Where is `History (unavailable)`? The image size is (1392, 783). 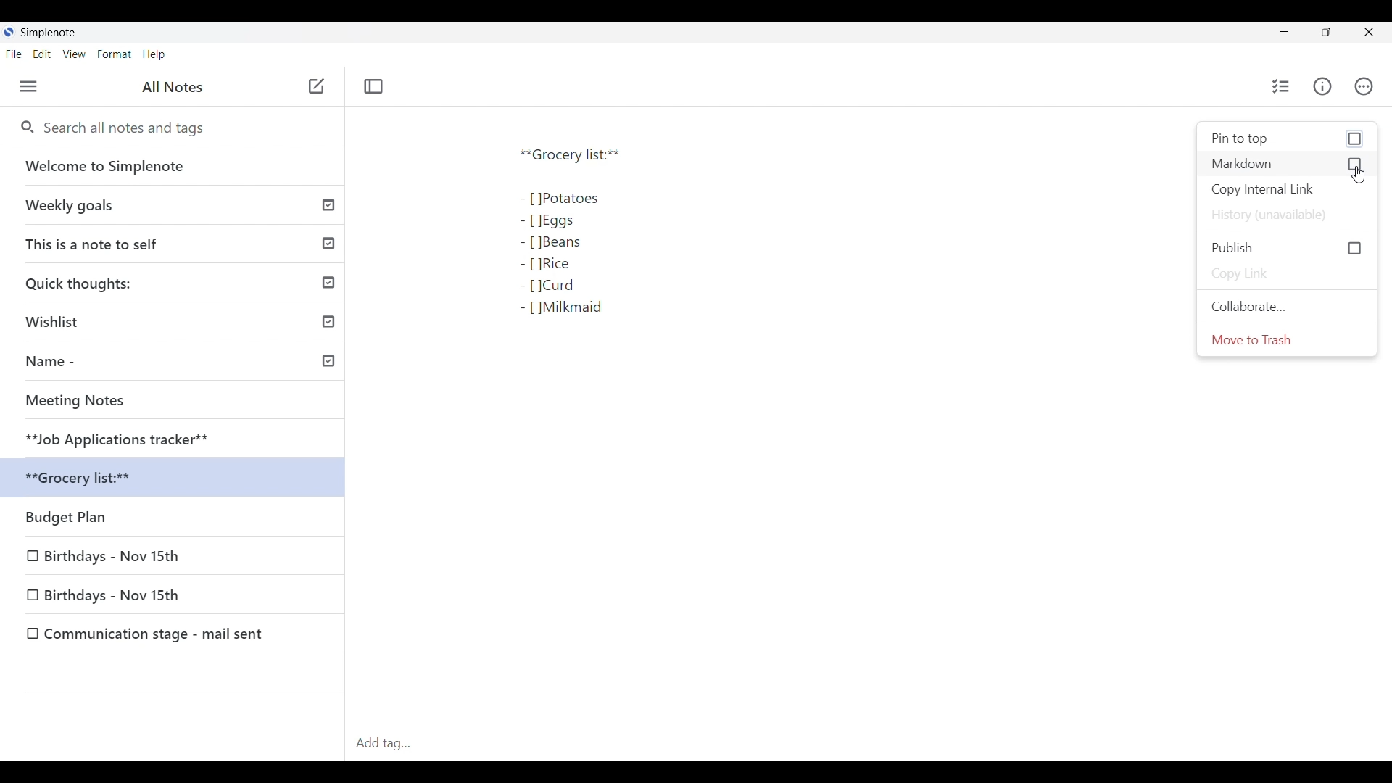 History (unavailable) is located at coordinates (1286, 215).